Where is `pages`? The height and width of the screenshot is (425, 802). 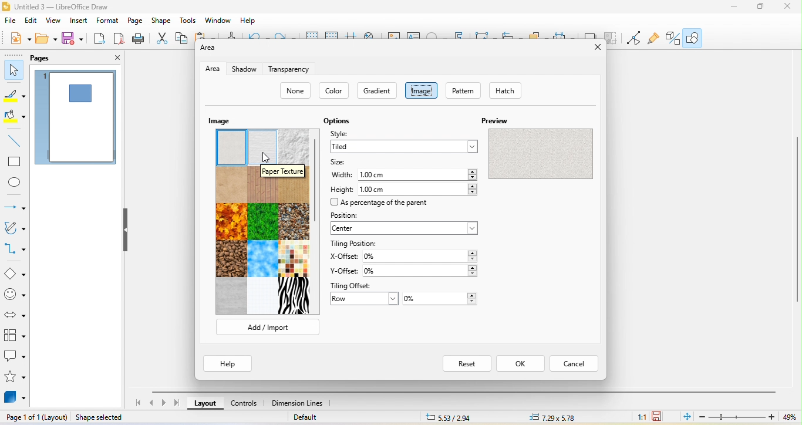 pages is located at coordinates (46, 59).